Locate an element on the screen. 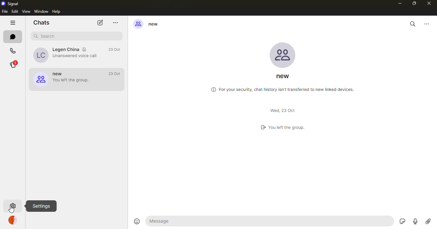 Image resolution: width=437 pixels, height=229 pixels. search is located at coordinates (413, 24).